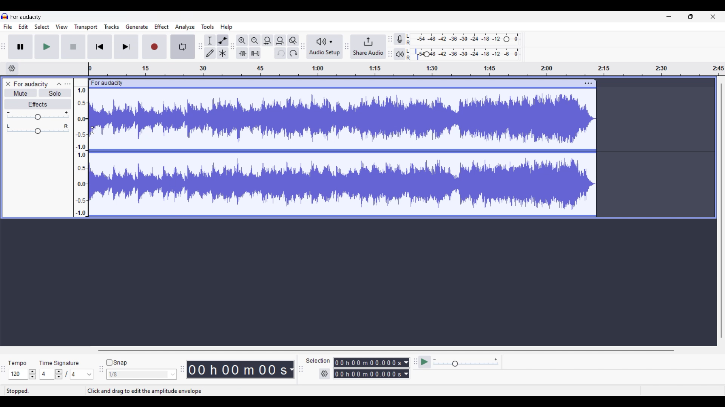 The width and height of the screenshot is (725, 407). I want to click on Show in smaller tab, so click(691, 17).